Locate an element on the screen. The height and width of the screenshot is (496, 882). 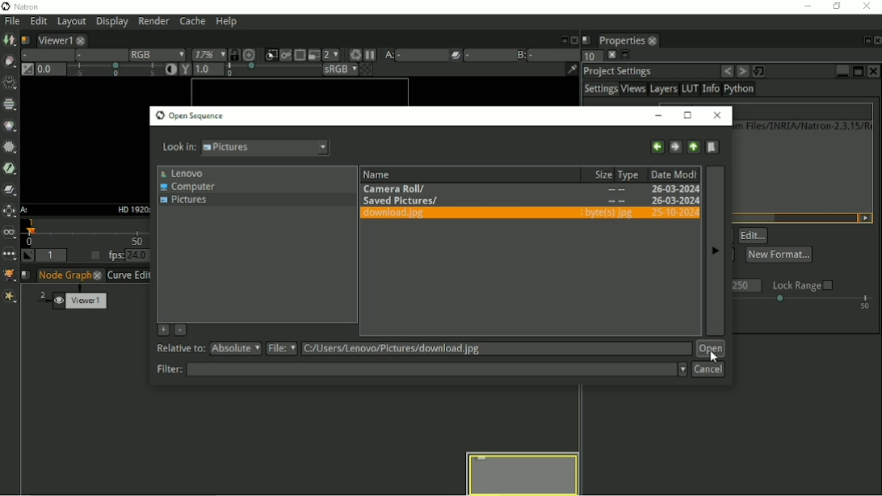
Synchronize is located at coordinates (233, 54).